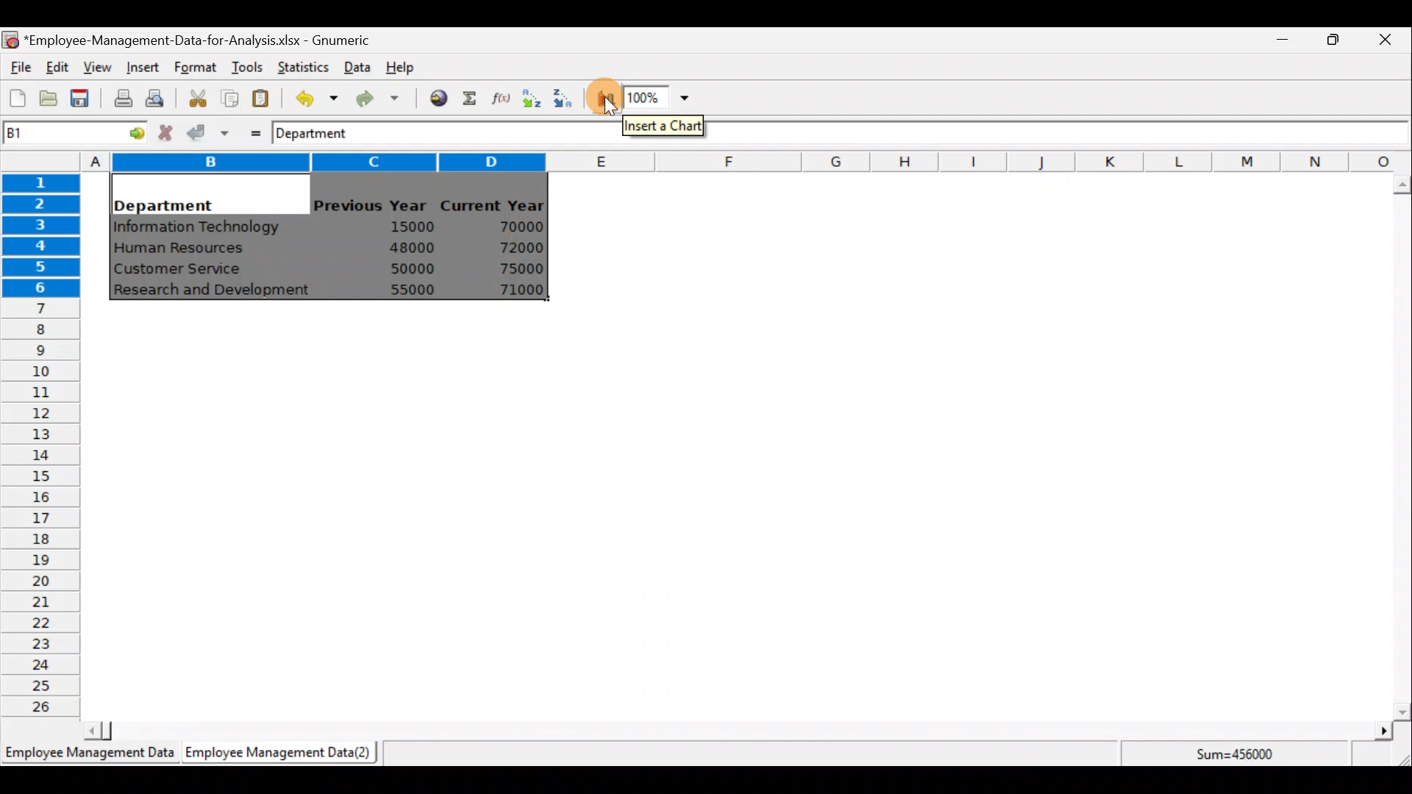 The width and height of the screenshot is (1412, 794). What do you see at coordinates (246, 68) in the screenshot?
I see `Tools` at bounding box center [246, 68].